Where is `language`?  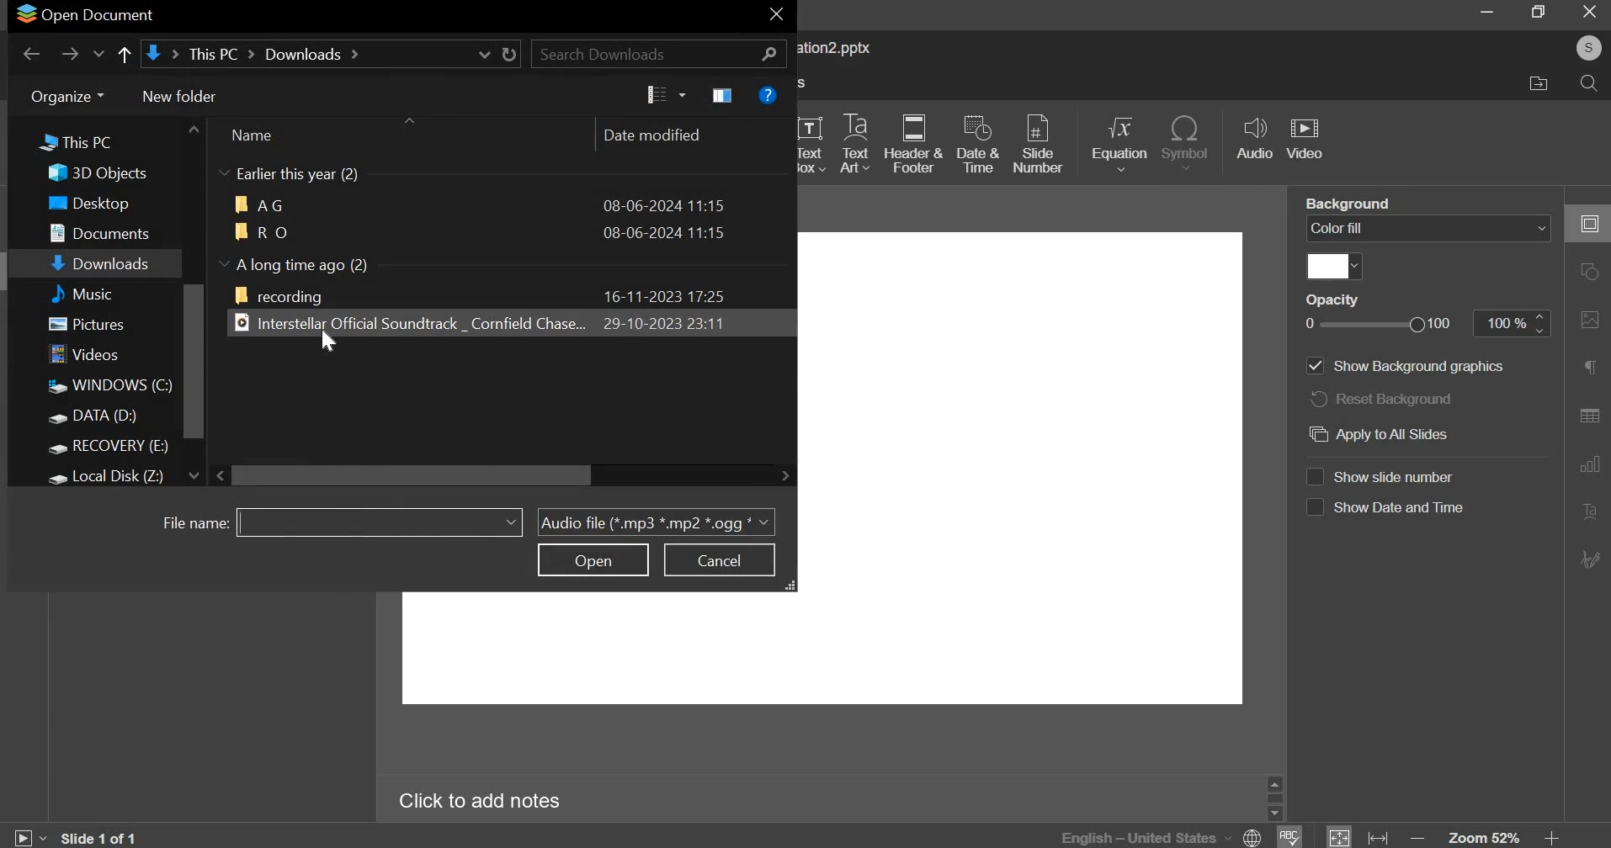
language is located at coordinates (1158, 836).